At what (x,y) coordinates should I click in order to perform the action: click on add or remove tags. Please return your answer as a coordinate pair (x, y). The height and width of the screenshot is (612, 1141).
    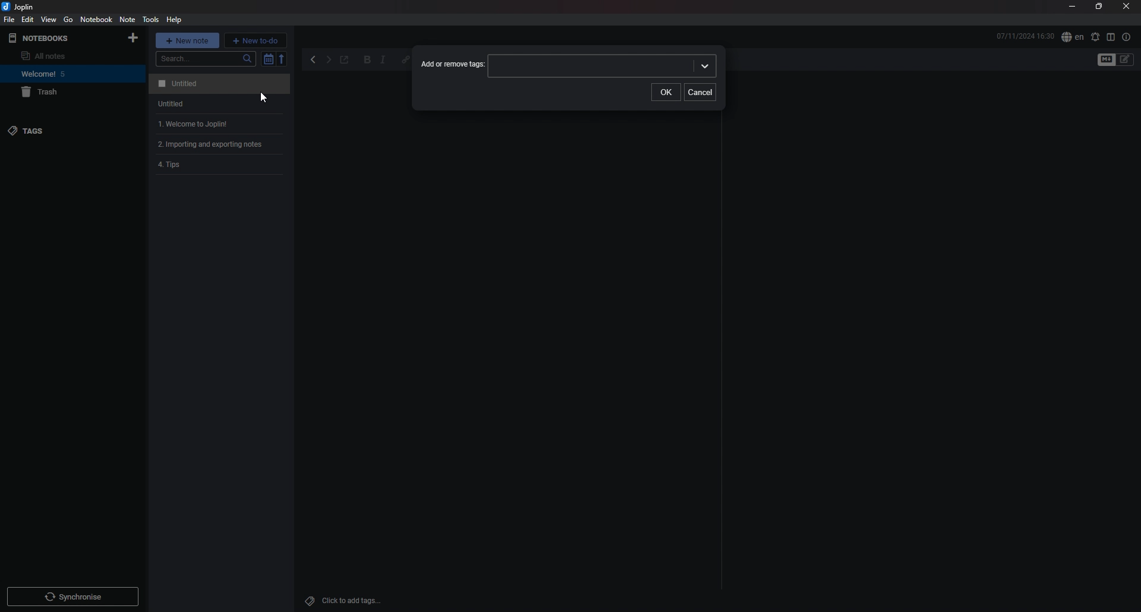
    Looking at the image, I should click on (453, 65).